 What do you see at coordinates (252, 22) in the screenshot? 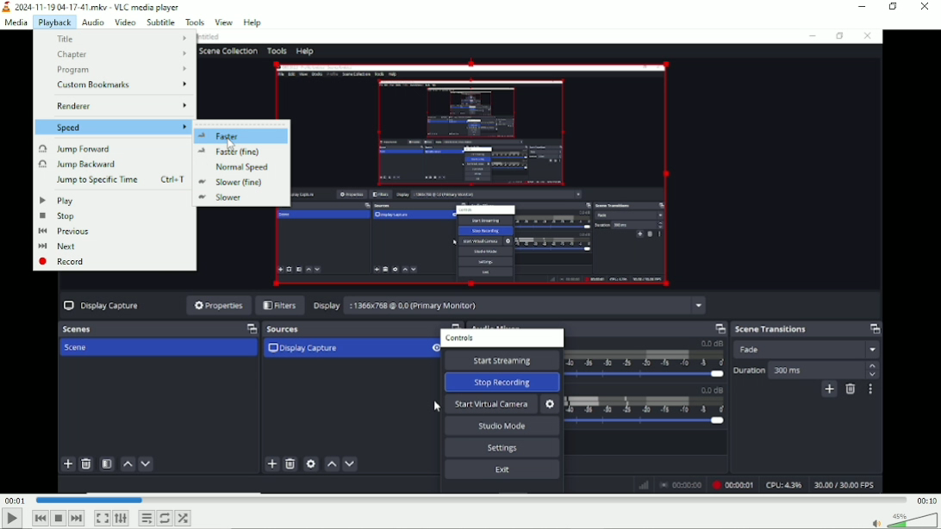
I see `help` at bounding box center [252, 22].